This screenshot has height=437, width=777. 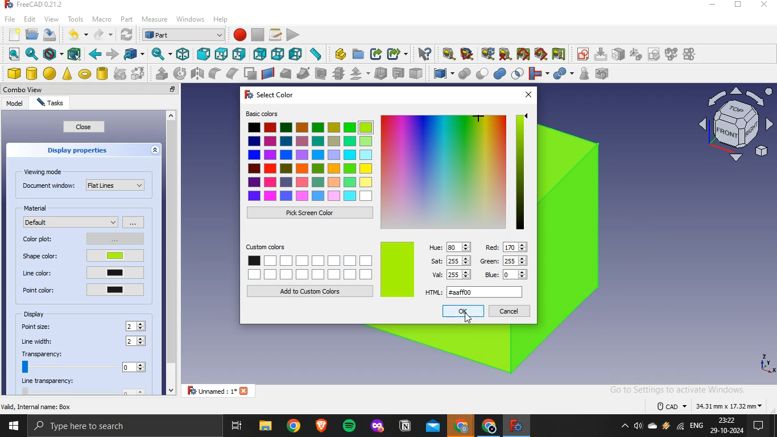 What do you see at coordinates (285, 73) in the screenshot?
I see `loft` at bounding box center [285, 73].